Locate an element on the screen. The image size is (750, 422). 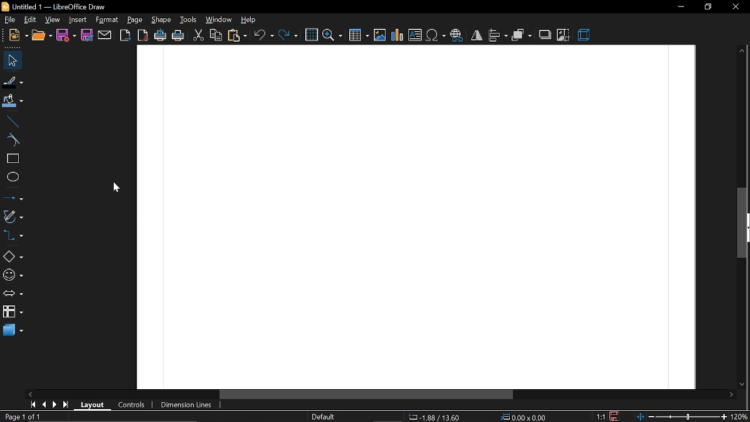
go to last page is located at coordinates (66, 406).